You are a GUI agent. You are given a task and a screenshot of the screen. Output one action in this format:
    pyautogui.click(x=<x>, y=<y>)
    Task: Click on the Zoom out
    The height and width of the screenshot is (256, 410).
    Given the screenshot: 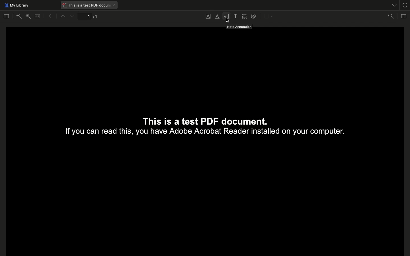 What is the action you would take?
    pyautogui.click(x=20, y=17)
    